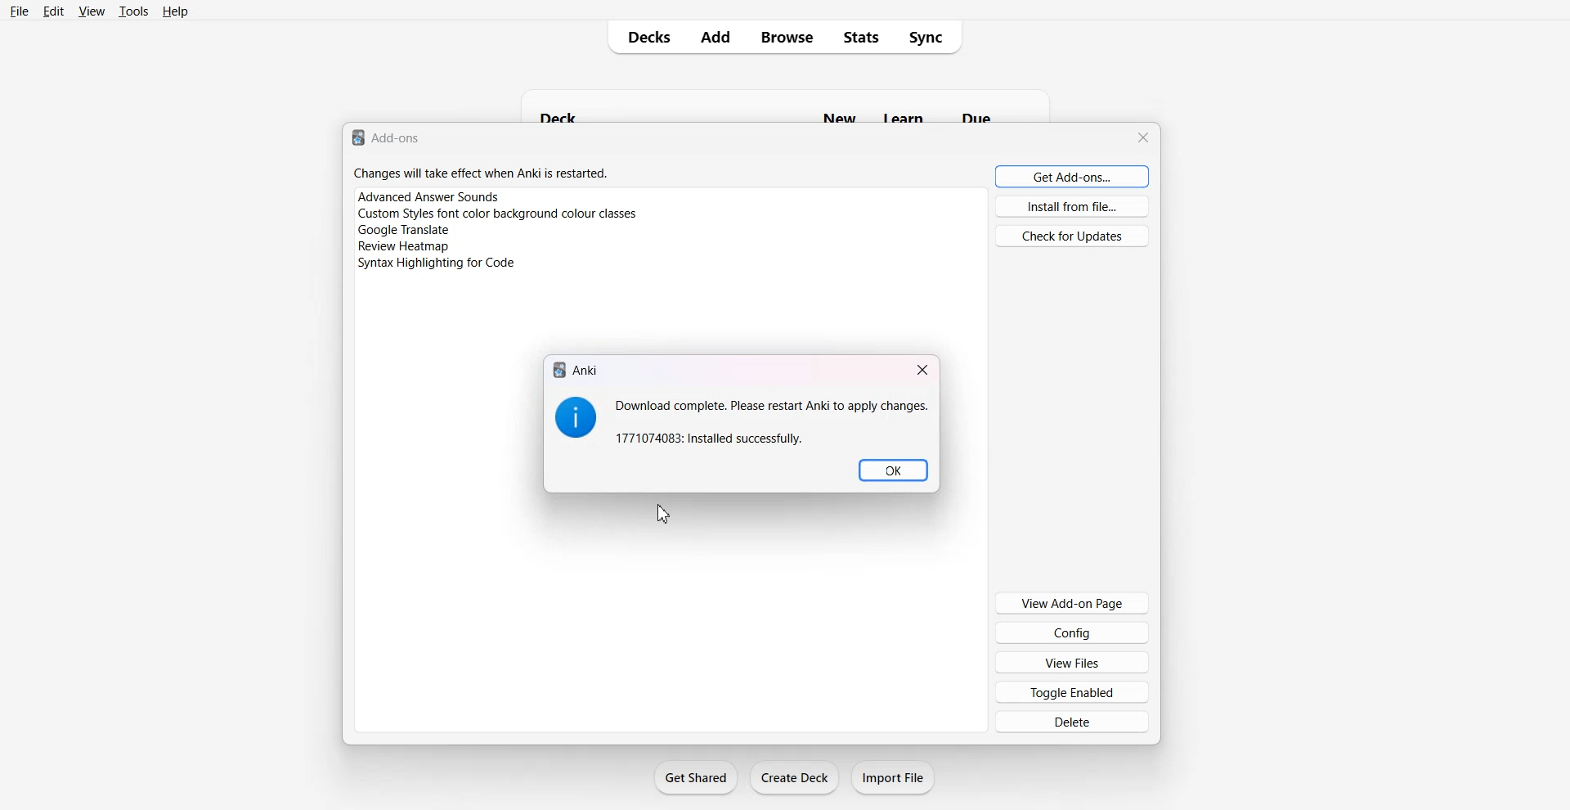 This screenshot has width=1570, height=810. What do you see at coordinates (696, 777) in the screenshot?
I see `Get Shared` at bounding box center [696, 777].